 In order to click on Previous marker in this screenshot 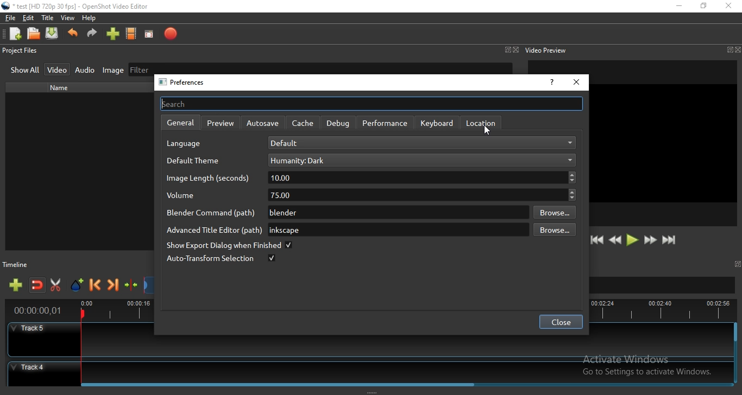, I will do `click(96, 286)`.